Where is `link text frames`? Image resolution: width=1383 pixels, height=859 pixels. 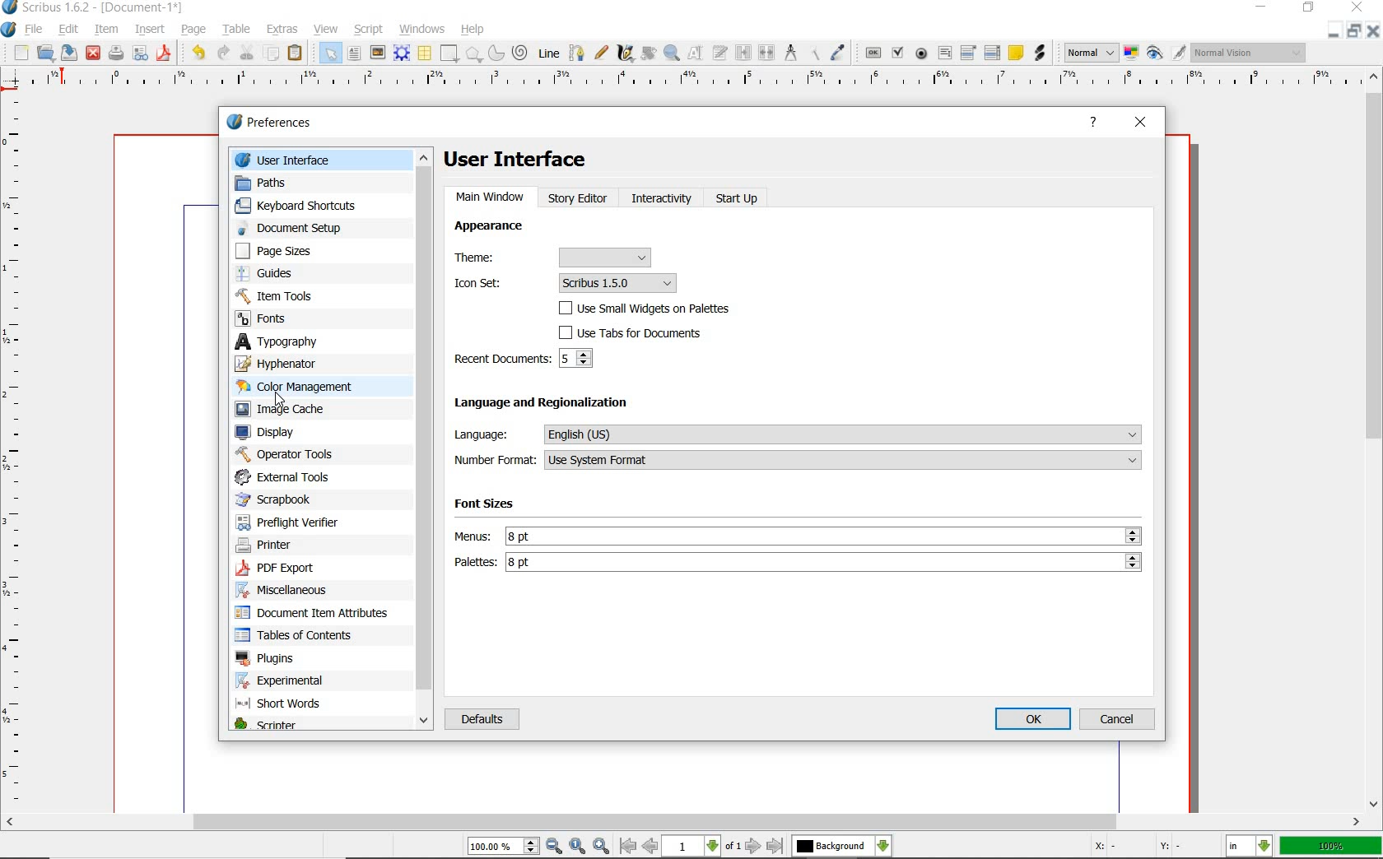
link text frames is located at coordinates (741, 54).